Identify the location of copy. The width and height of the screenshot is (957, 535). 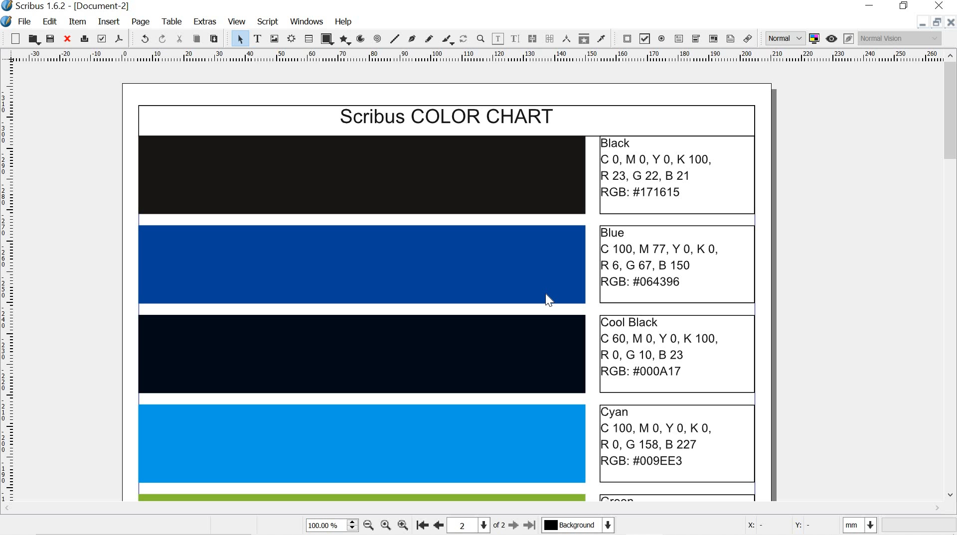
(196, 39).